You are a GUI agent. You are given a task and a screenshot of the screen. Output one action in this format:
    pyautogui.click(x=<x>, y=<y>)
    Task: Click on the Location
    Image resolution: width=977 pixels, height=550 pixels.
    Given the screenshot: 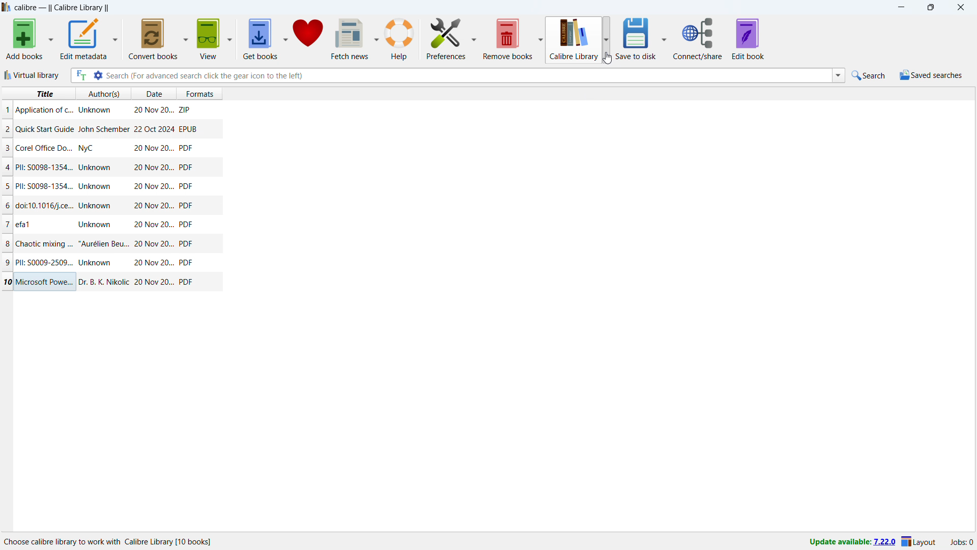 What is the action you would take?
    pyautogui.click(x=112, y=542)
    